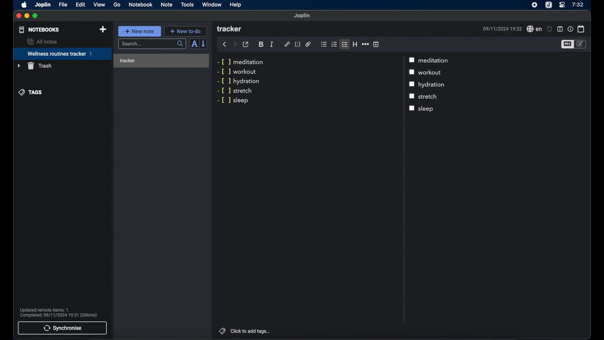 This screenshot has width=604, height=340. What do you see at coordinates (433, 85) in the screenshot?
I see `hydration` at bounding box center [433, 85].